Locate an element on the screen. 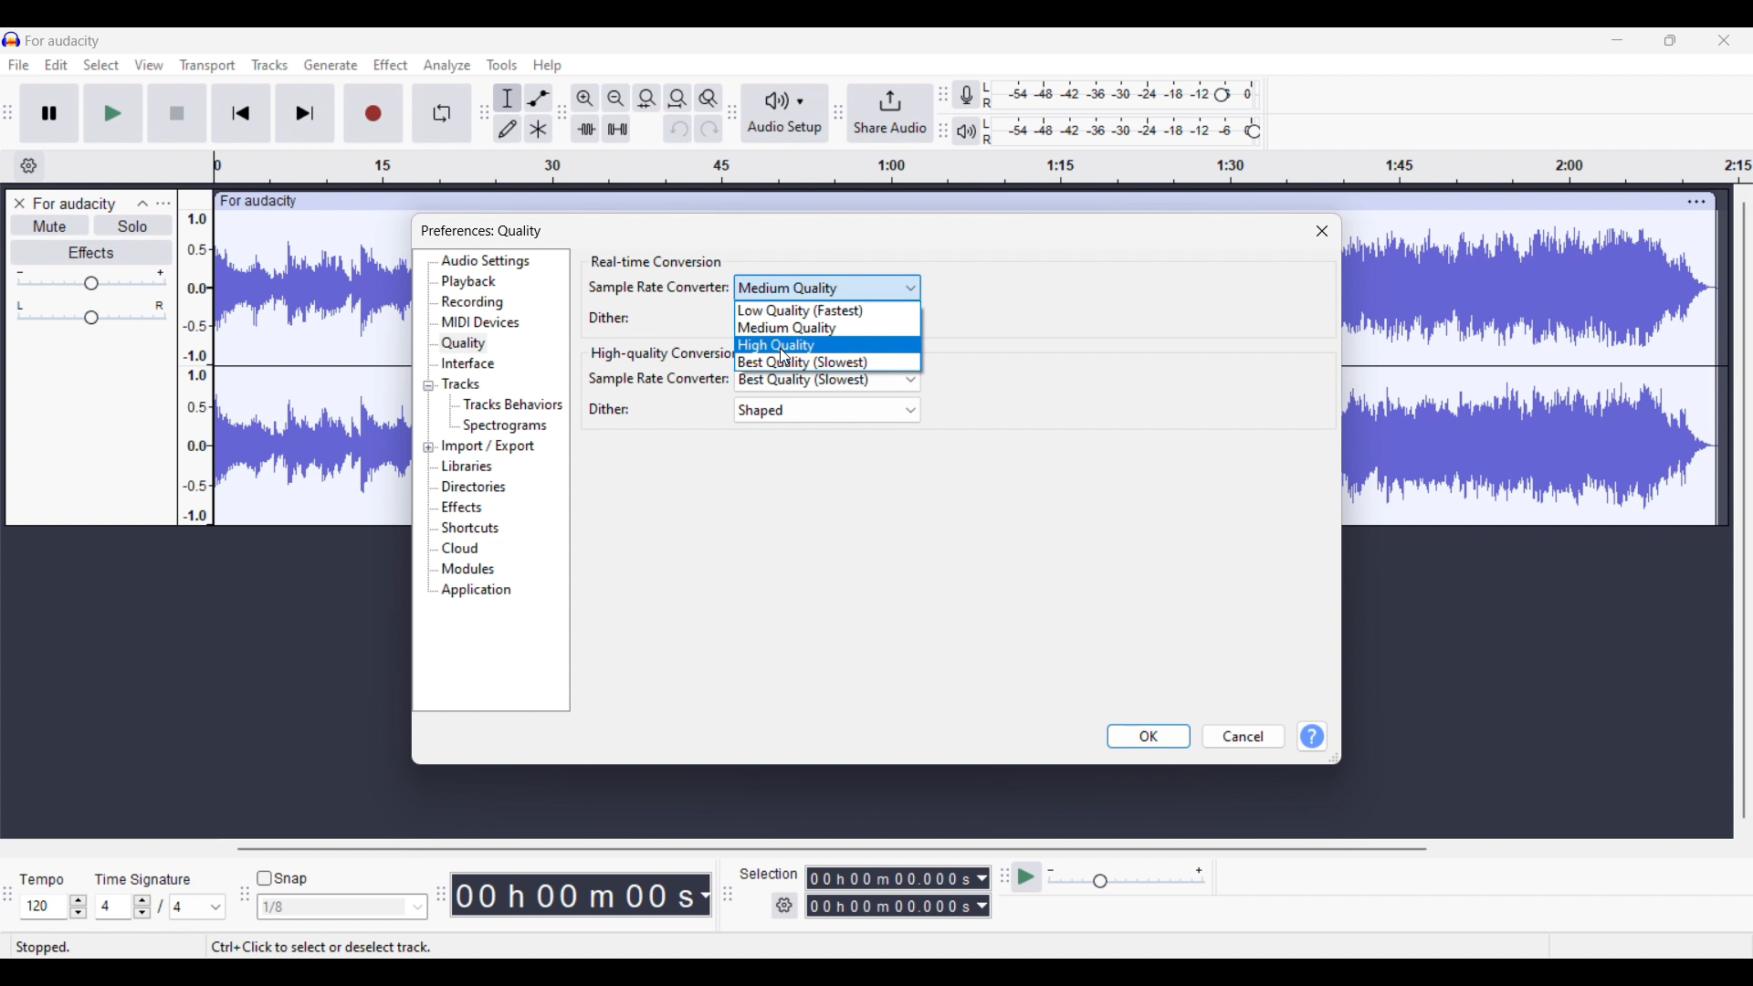  Section title is located at coordinates (661, 354).